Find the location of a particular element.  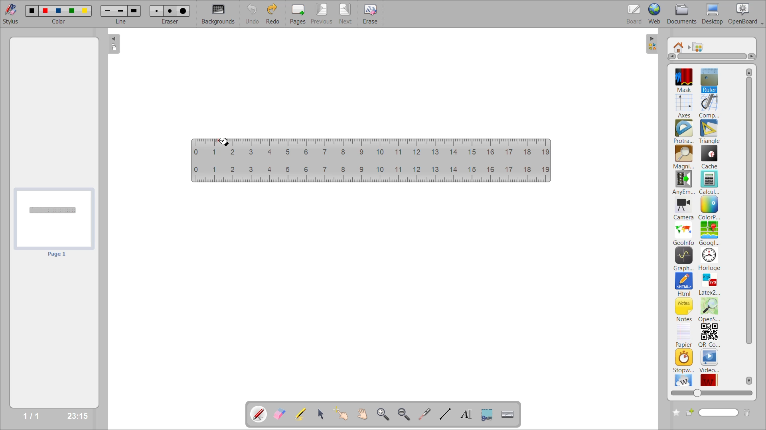

color 1 is located at coordinates (30, 10).